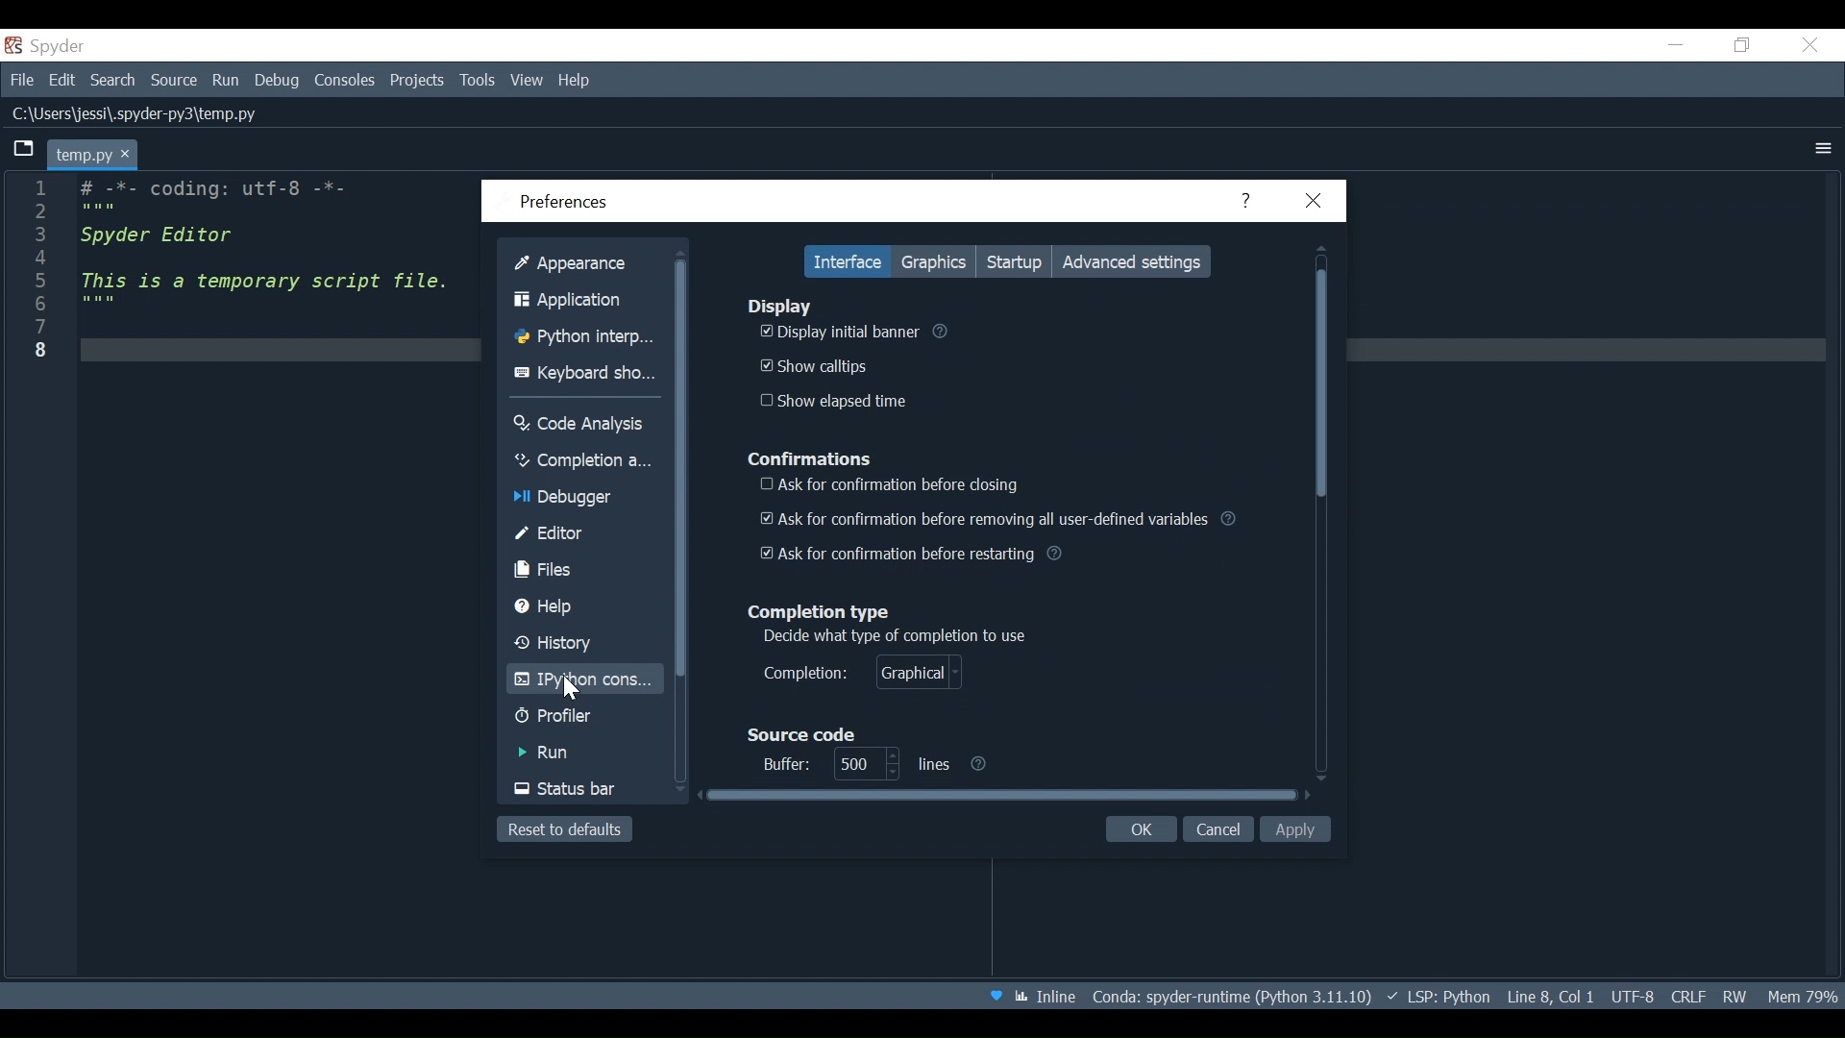  What do you see at coordinates (137, 115) in the screenshot?
I see `File Path` at bounding box center [137, 115].